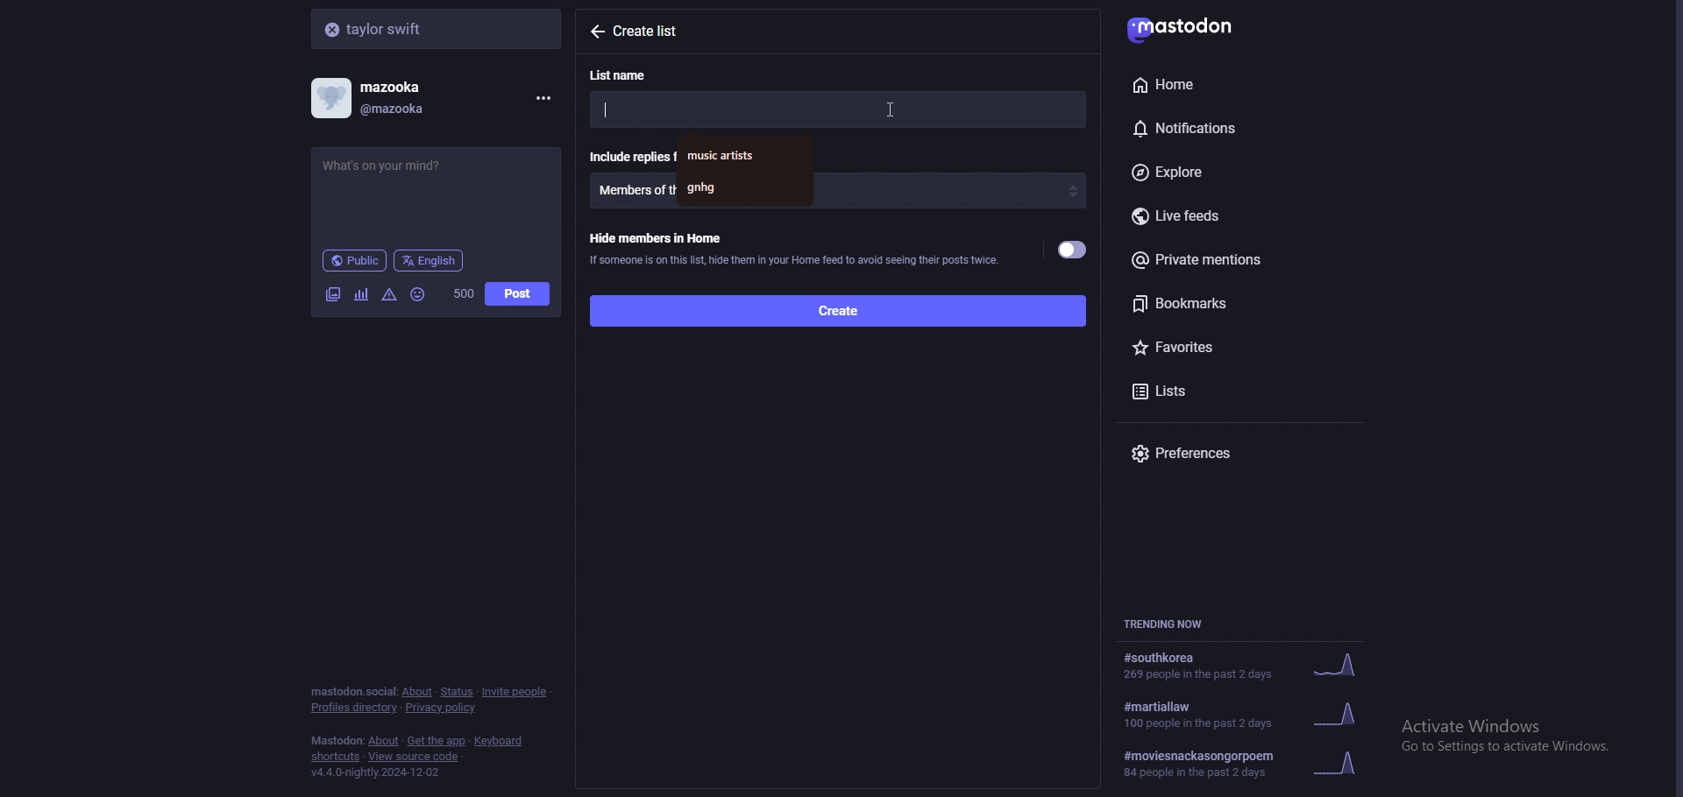 This screenshot has height=797, width=1683. I want to click on image, so click(332, 294).